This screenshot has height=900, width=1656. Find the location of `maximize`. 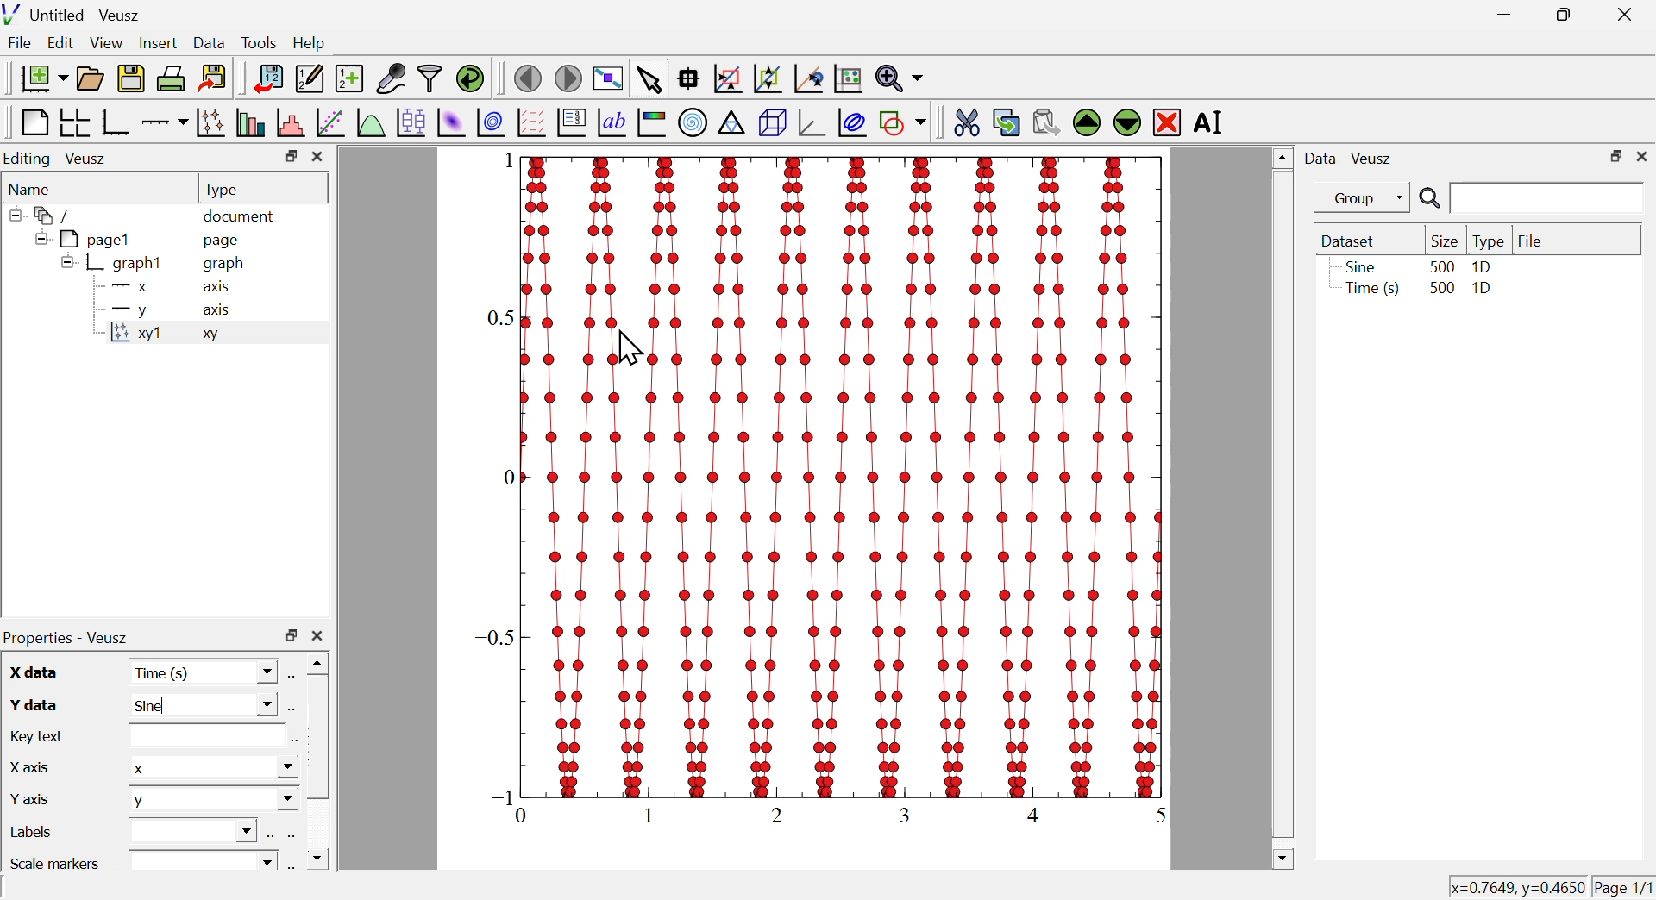

maximize is located at coordinates (291, 636).